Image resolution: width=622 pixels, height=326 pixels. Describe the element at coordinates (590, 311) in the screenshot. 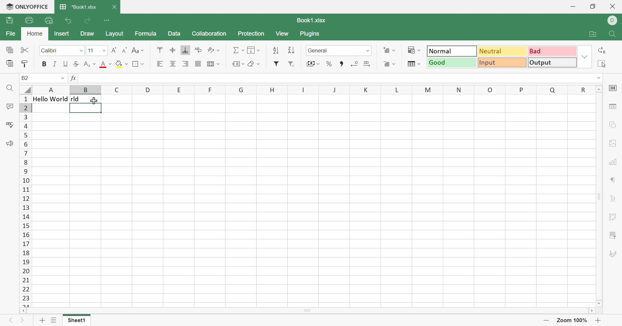

I see `Scroll Right` at that location.